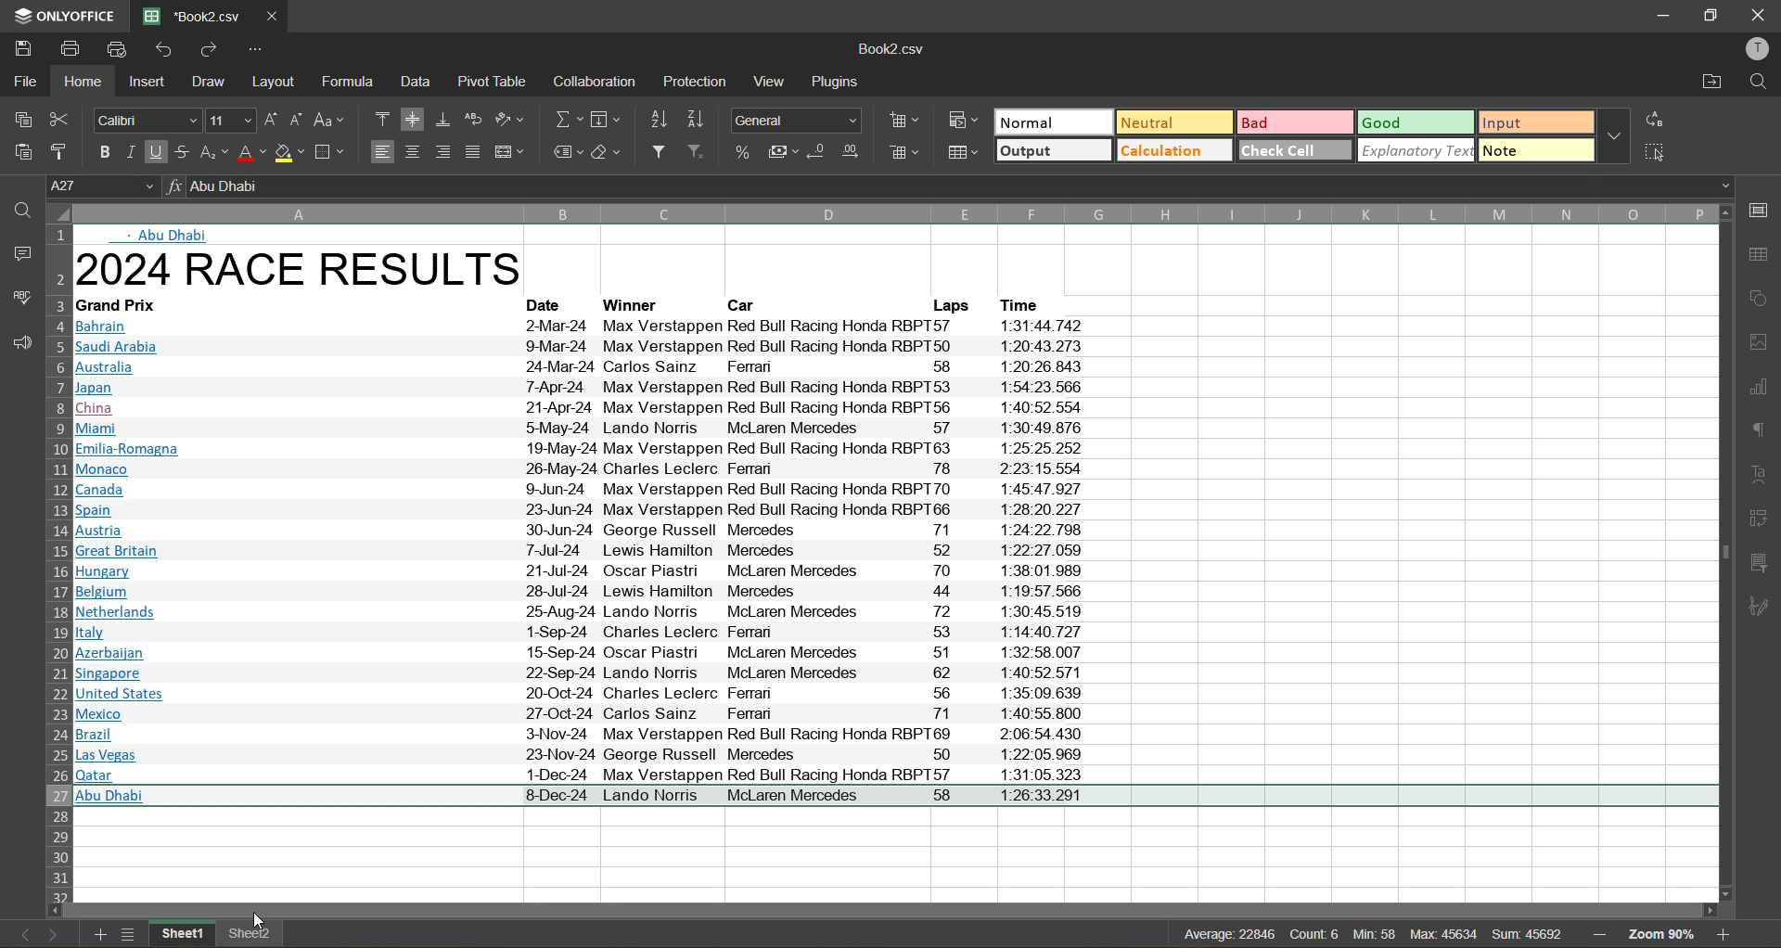  Describe the element at coordinates (212, 154) in the screenshot. I see `sub\superscript` at that location.